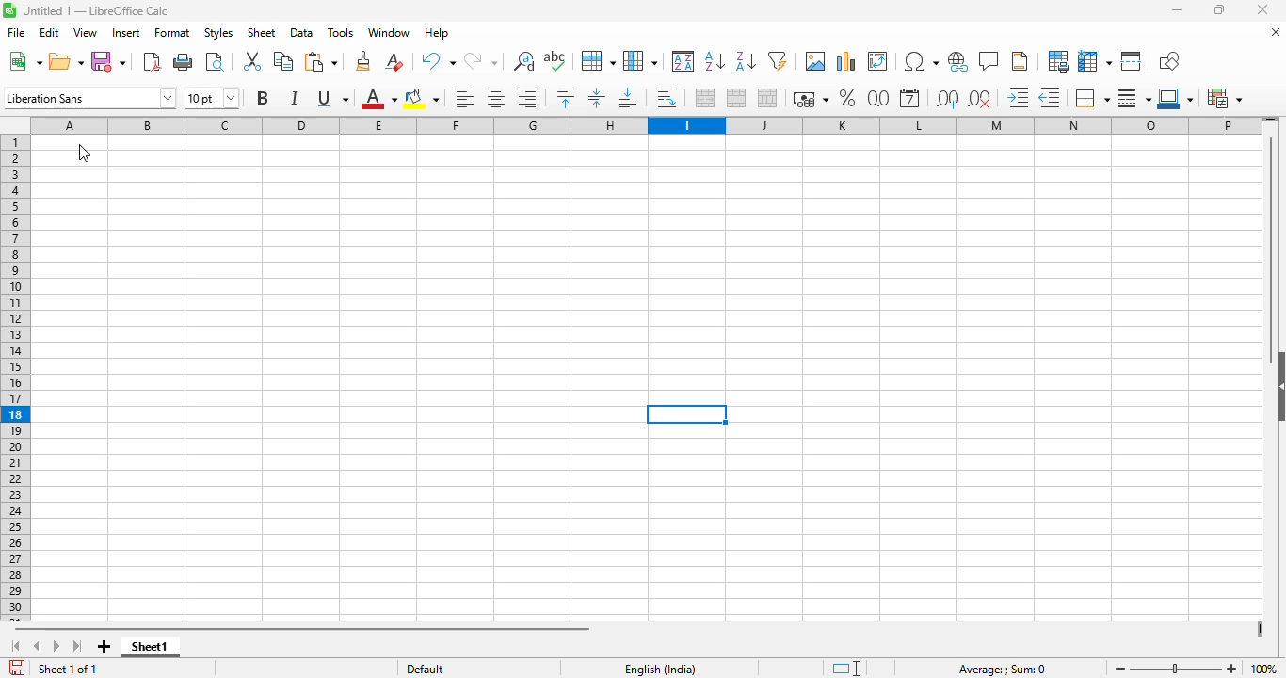 This screenshot has width=1286, height=678. I want to click on zoom in, so click(1231, 669).